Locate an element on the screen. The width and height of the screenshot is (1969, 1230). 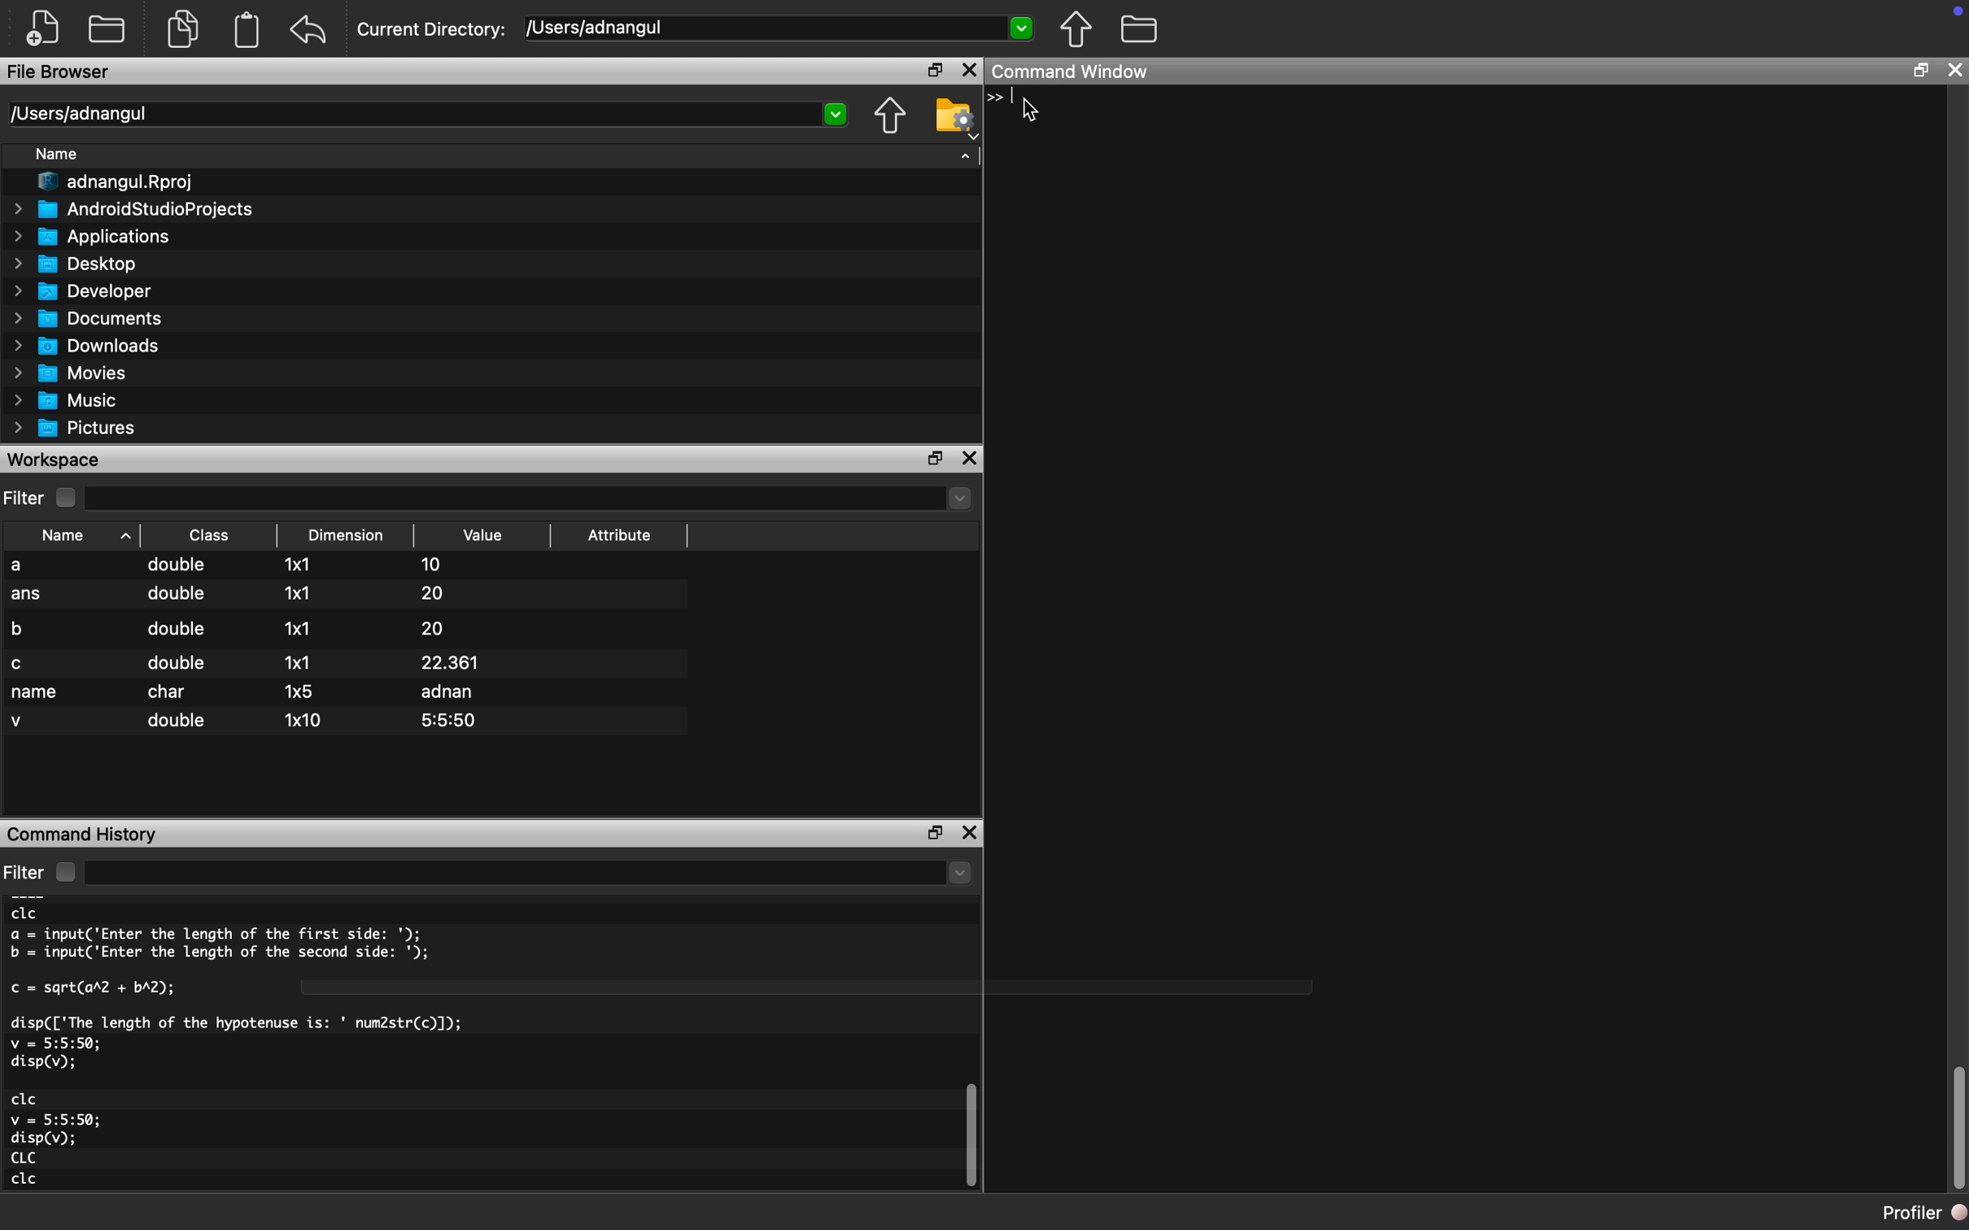
Profiler is located at coordinates (1911, 1209).